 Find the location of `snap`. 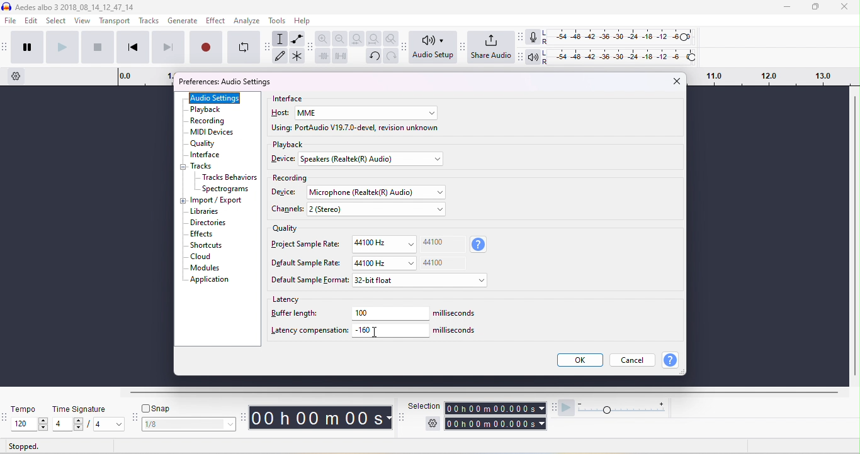

snap is located at coordinates (158, 408).